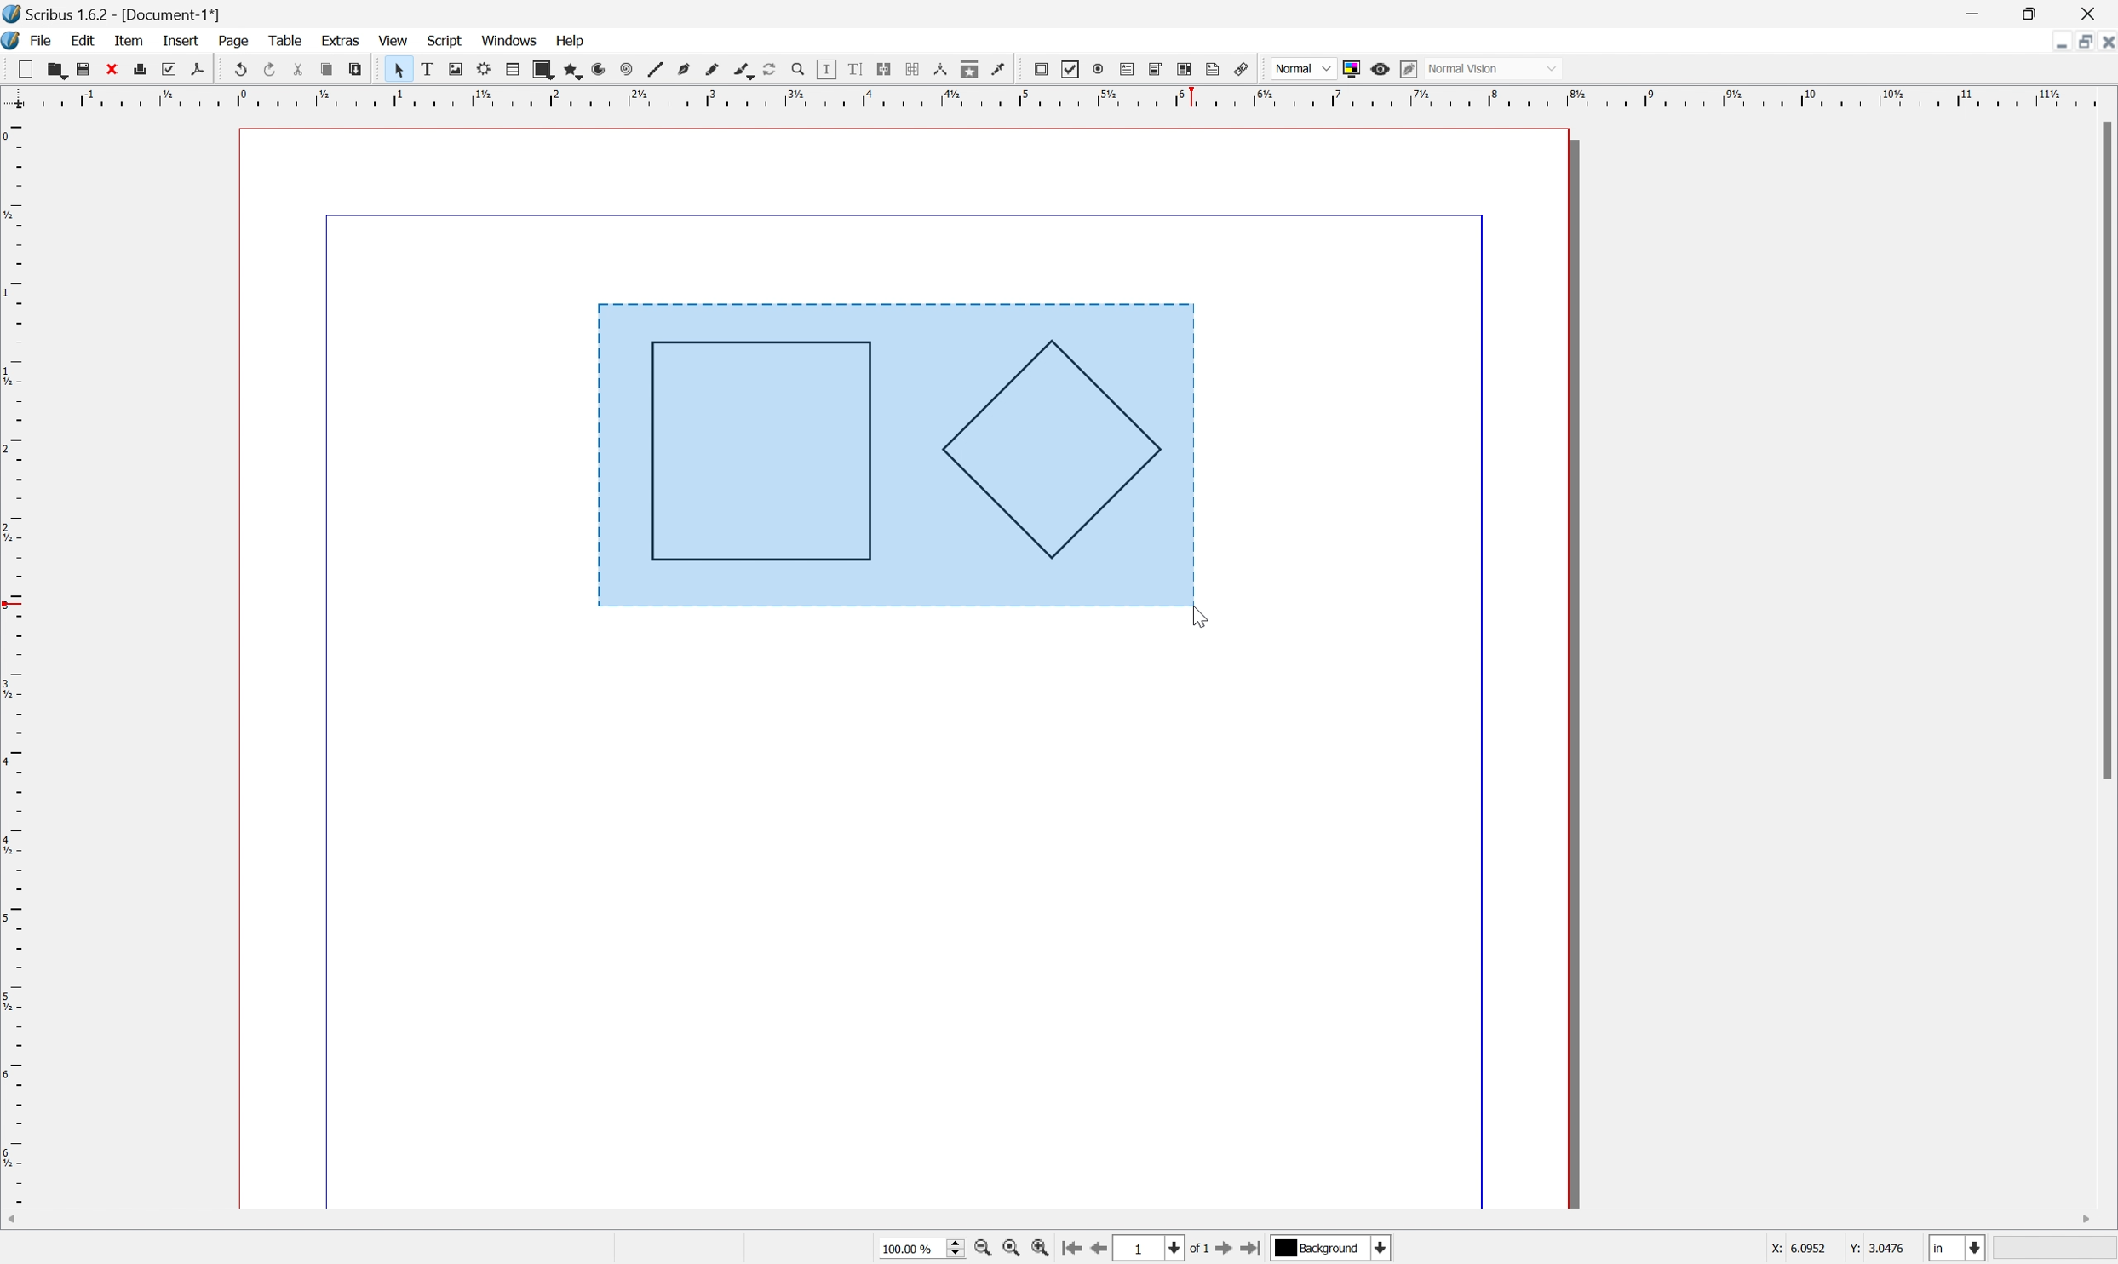  Describe the element at coordinates (1836, 1246) in the screenshot. I see `coordinates` at that location.